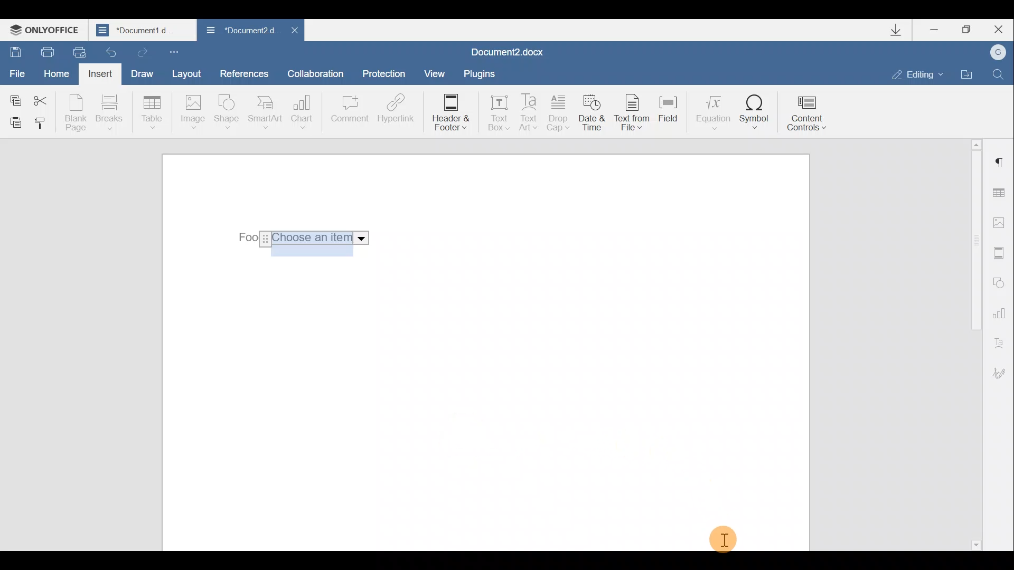 The image size is (1014, 570). What do you see at coordinates (1002, 341) in the screenshot?
I see `Text Art settings` at bounding box center [1002, 341].